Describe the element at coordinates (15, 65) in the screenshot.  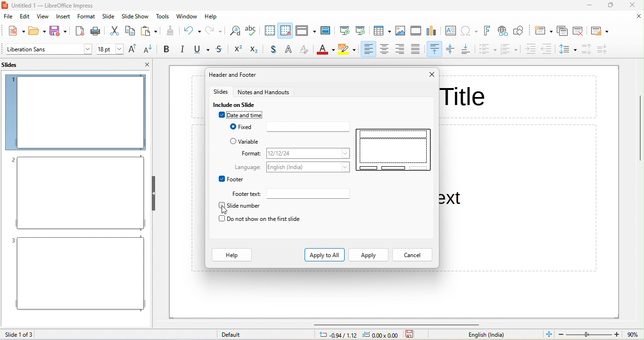
I see `slides` at that location.